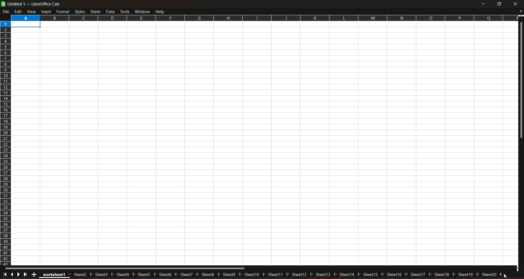 The height and width of the screenshot is (279, 524). What do you see at coordinates (520, 11) in the screenshot?
I see `Close` at bounding box center [520, 11].